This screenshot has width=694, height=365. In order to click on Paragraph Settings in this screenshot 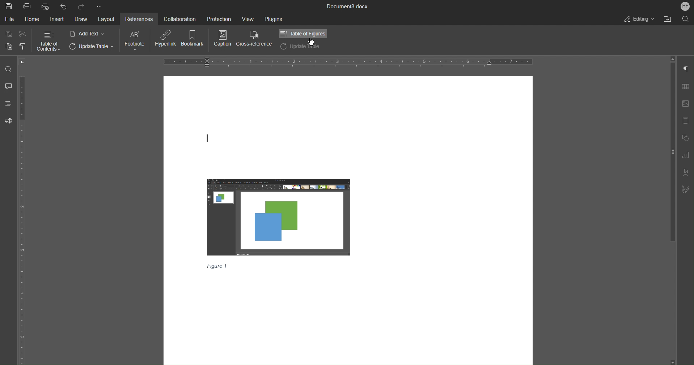, I will do `click(686, 70)`.